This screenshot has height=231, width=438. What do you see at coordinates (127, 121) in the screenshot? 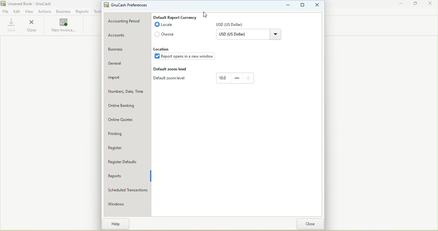
I see `Online quotes` at bounding box center [127, 121].